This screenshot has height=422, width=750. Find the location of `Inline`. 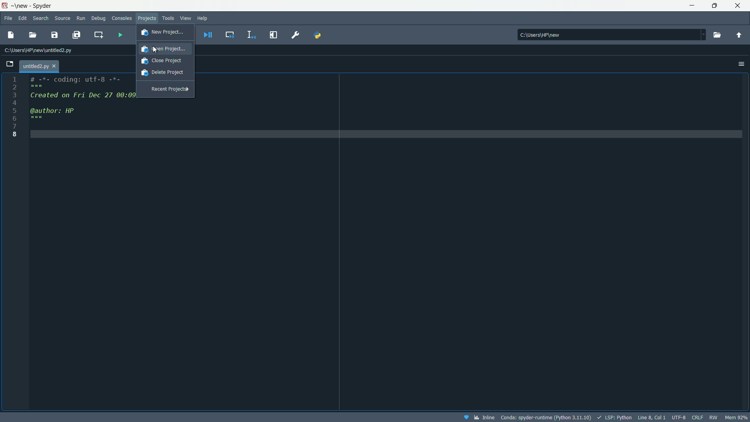

Inline is located at coordinates (479, 417).